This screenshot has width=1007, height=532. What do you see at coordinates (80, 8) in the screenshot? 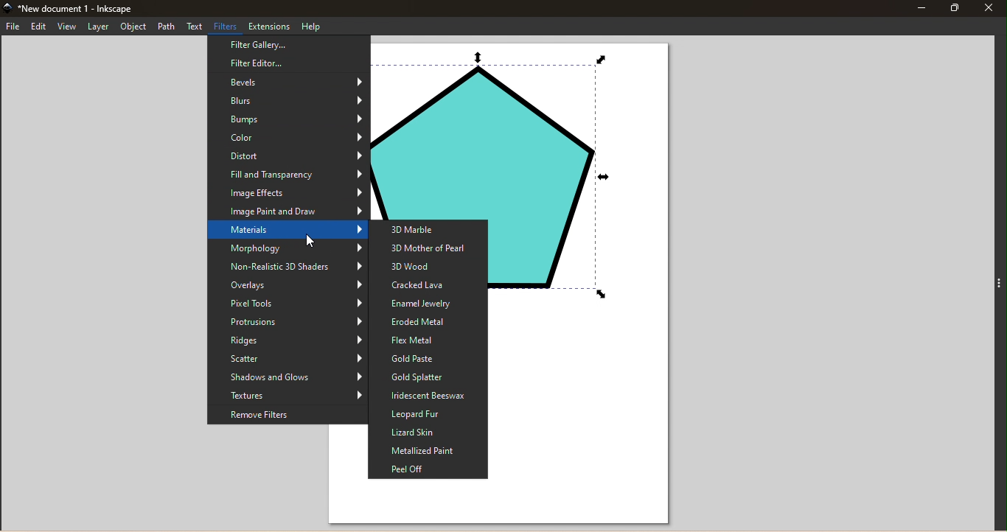
I see `New document 1 - Inkscape` at bounding box center [80, 8].